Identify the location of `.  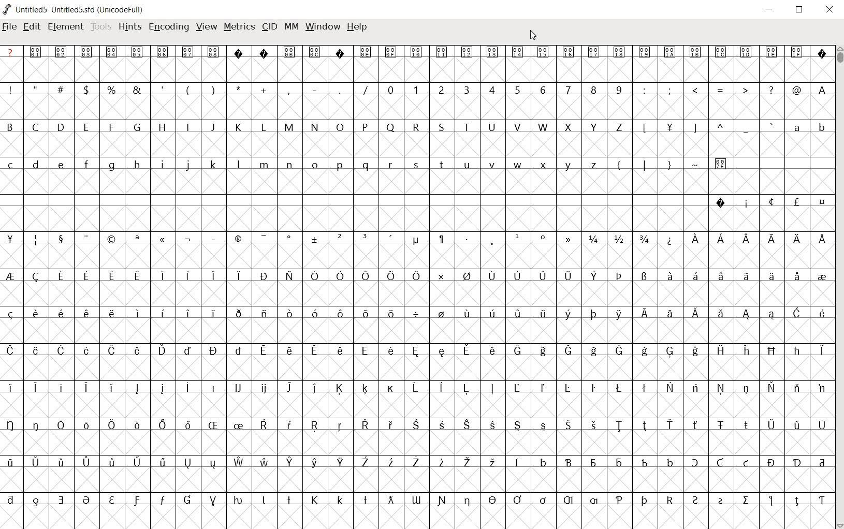
(770, 127).